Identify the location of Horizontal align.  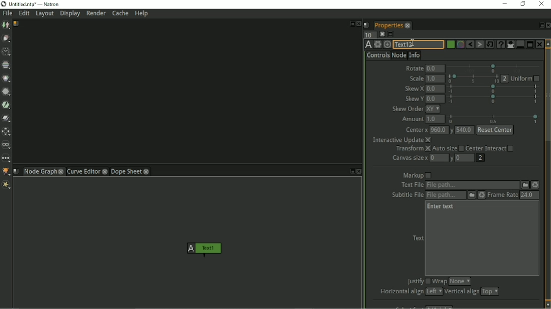
(400, 292).